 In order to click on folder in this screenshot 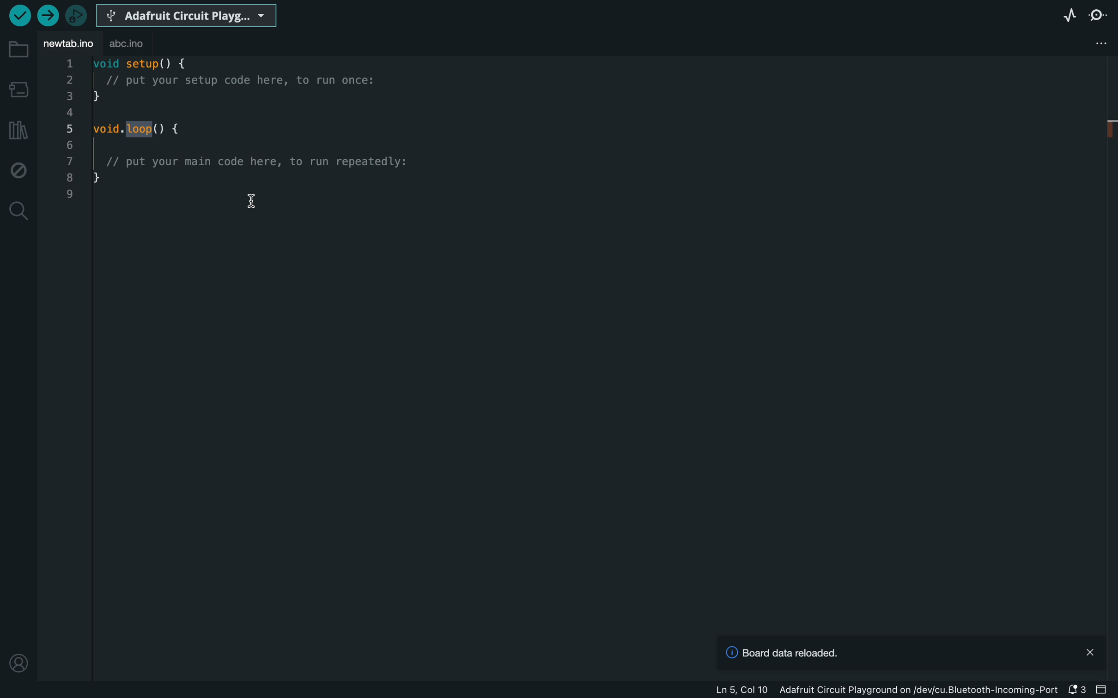, I will do `click(19, 51)`.